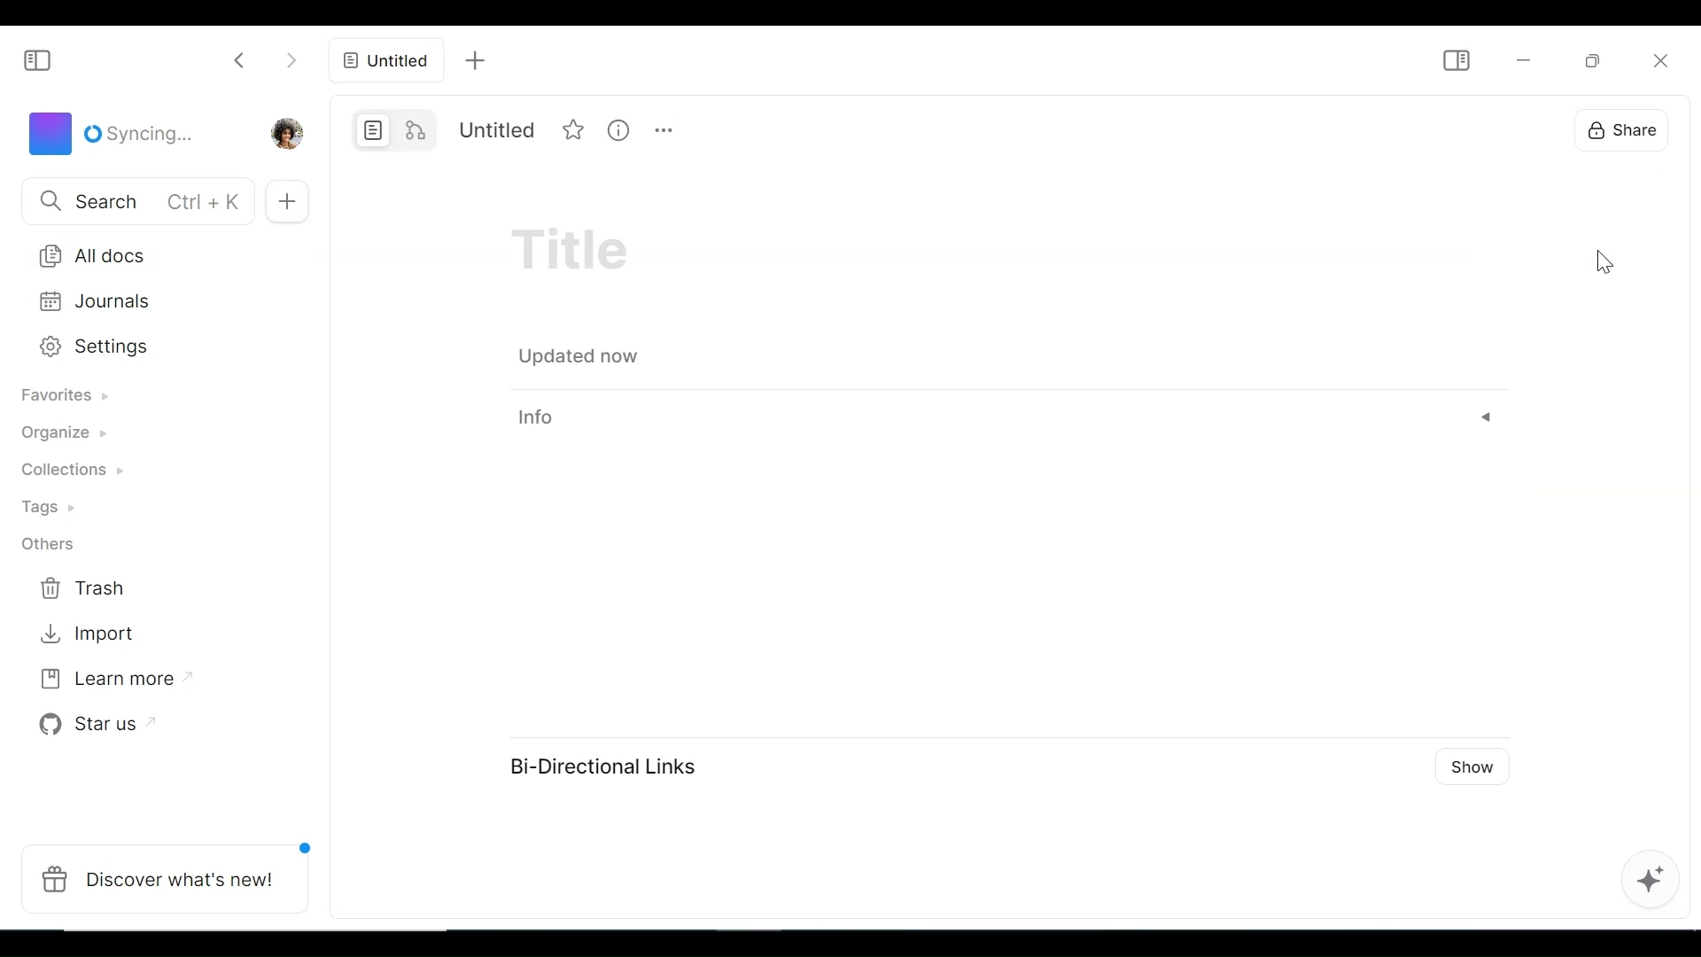 This screenshot has height=957, width=1701. What do you see at coordinates (47, 543) in the screenshot?
I see `Others` at bounding box center [47, 543].